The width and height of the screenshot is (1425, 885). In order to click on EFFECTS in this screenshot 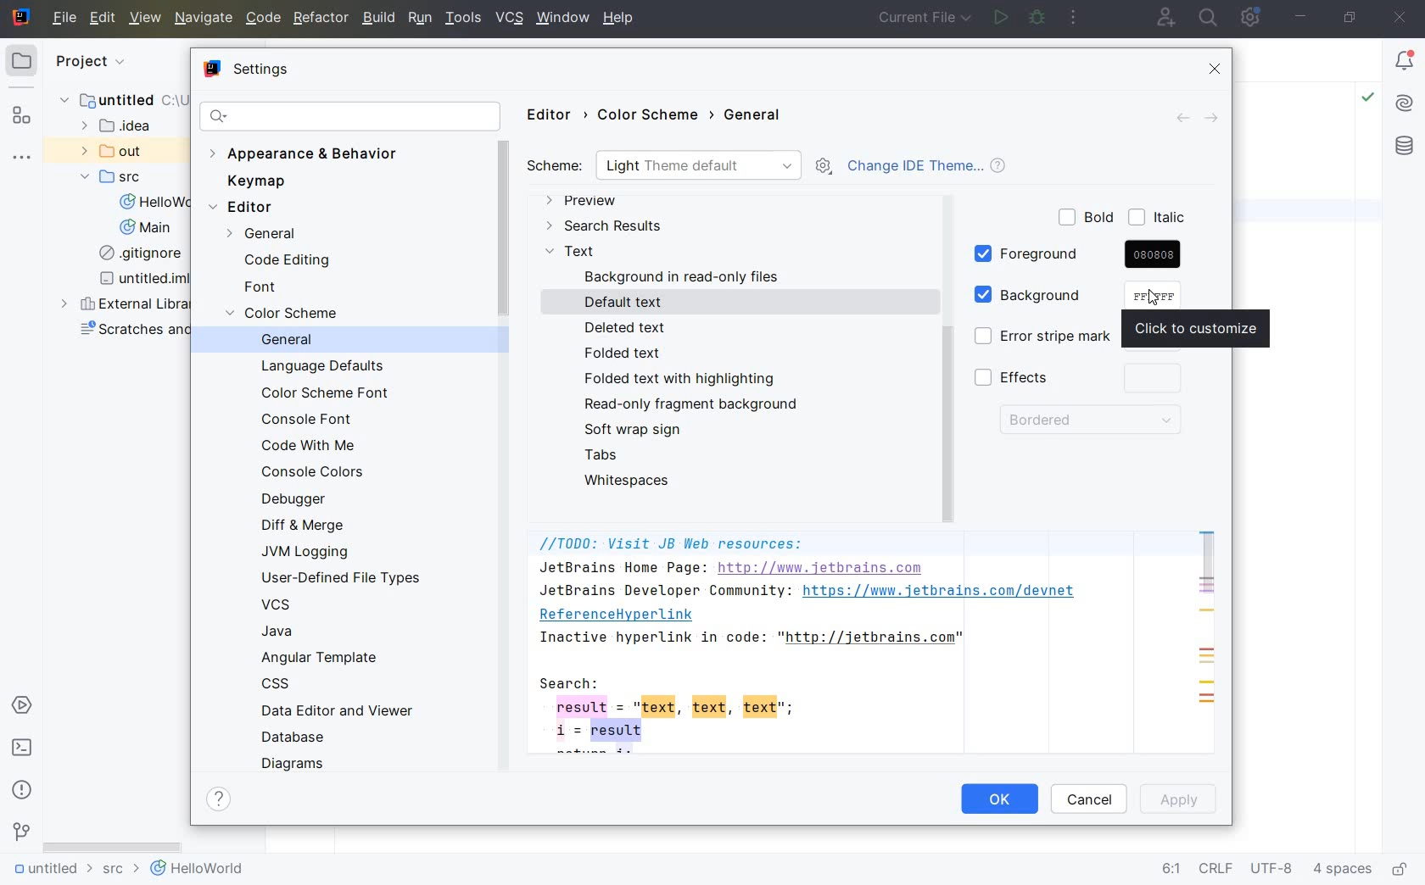, I will do `click(1081, 379)`.